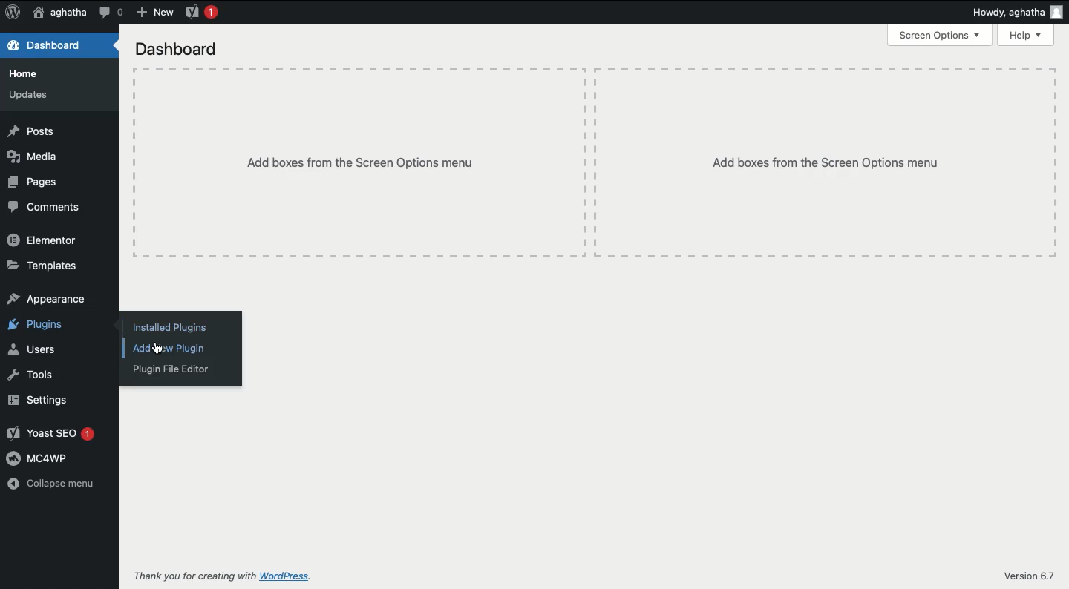 Image resolution: width=1069 pixels, height=589 pixels. What do you see at coordinates (817, 165) in the screenshot?
I see `Add boxes from the Screen Options menu` at bounding box center [817, 165].